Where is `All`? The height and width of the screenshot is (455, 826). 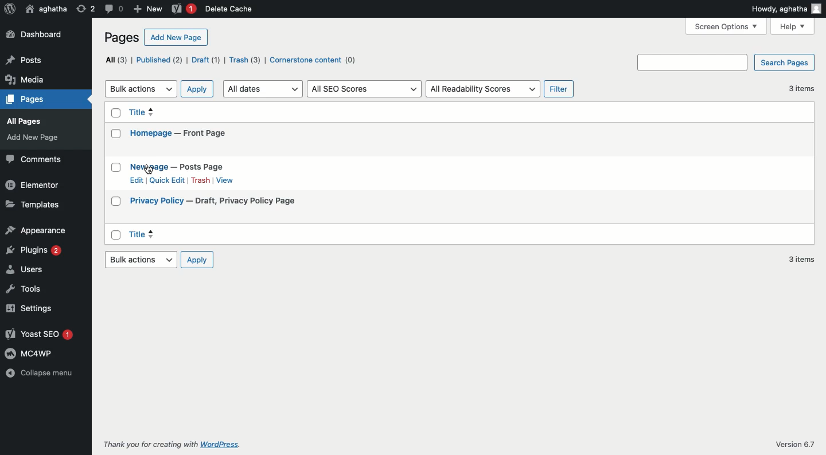 All is located at coordinates (115, 60).